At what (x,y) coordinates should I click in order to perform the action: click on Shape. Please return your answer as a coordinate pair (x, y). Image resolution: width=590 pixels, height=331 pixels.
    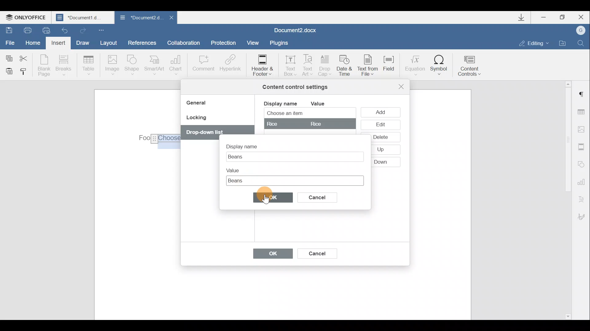
    Looking at the image, I should click on (133, 66).